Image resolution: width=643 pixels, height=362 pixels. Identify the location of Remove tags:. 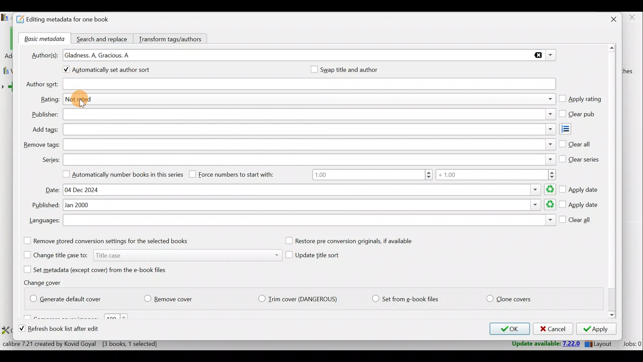
(41, 145).